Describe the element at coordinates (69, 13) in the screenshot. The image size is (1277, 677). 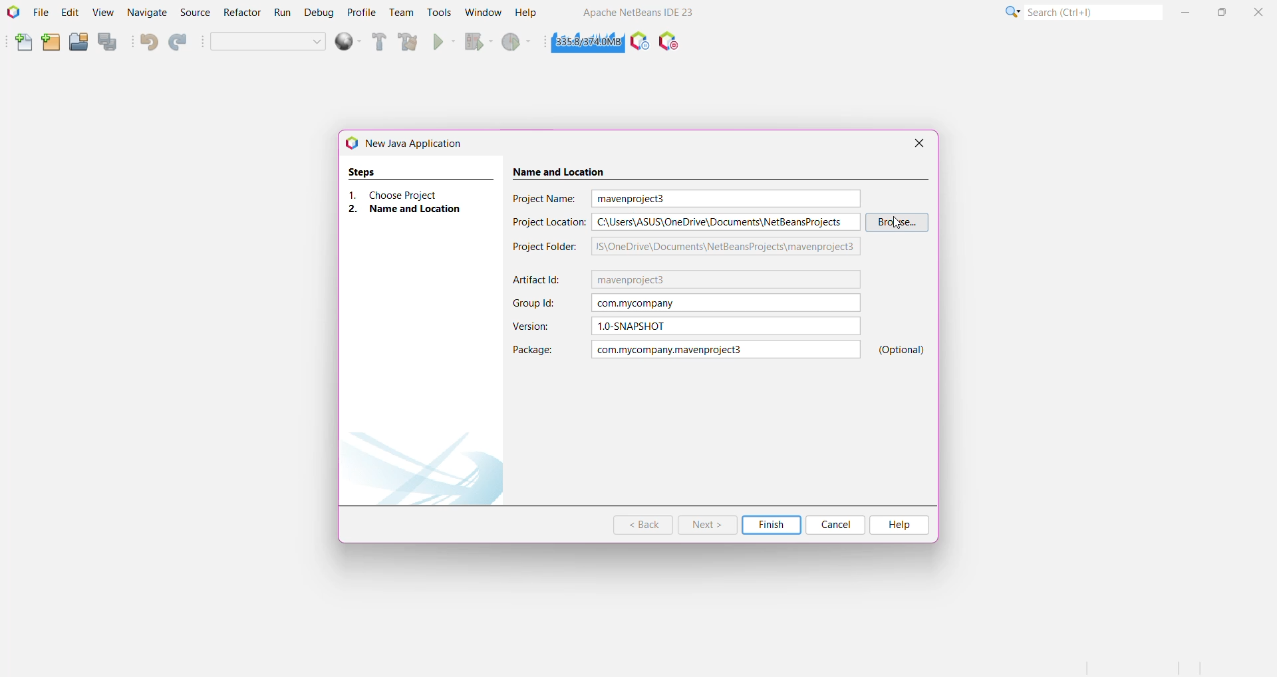
I see `Edit` at that location.